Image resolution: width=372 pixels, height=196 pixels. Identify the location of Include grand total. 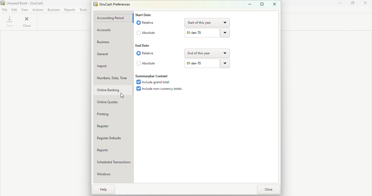
(155, 82).